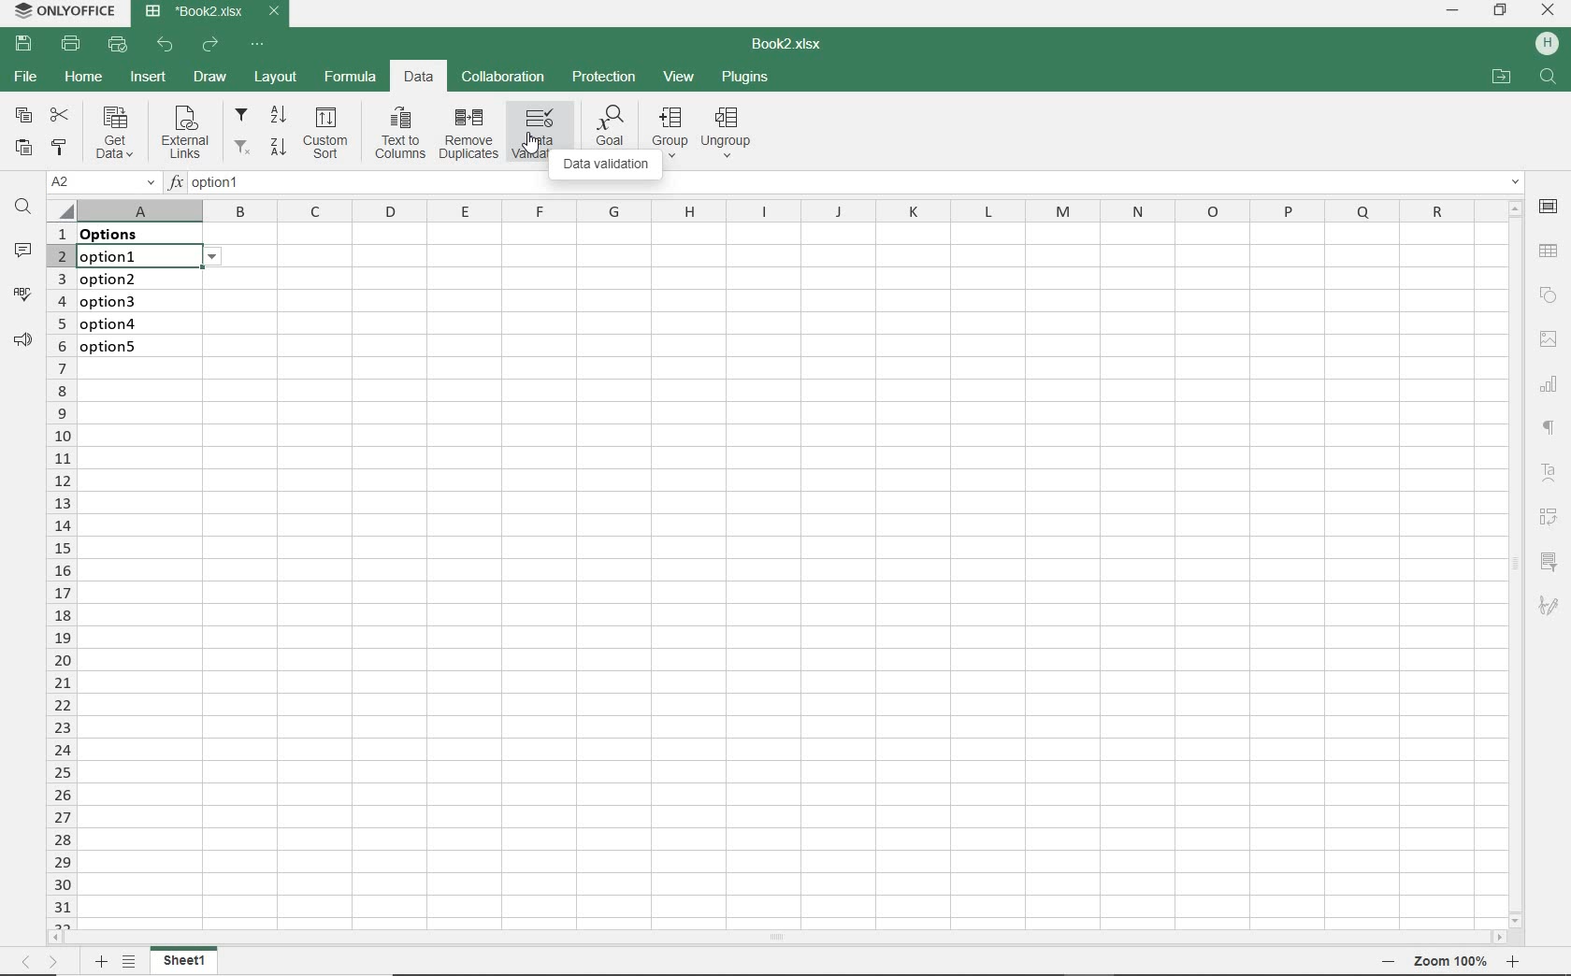  What do you see at coordinates (730, 133) in the screenshot?
I see `Ungroup` at bounding box center [730, 133].